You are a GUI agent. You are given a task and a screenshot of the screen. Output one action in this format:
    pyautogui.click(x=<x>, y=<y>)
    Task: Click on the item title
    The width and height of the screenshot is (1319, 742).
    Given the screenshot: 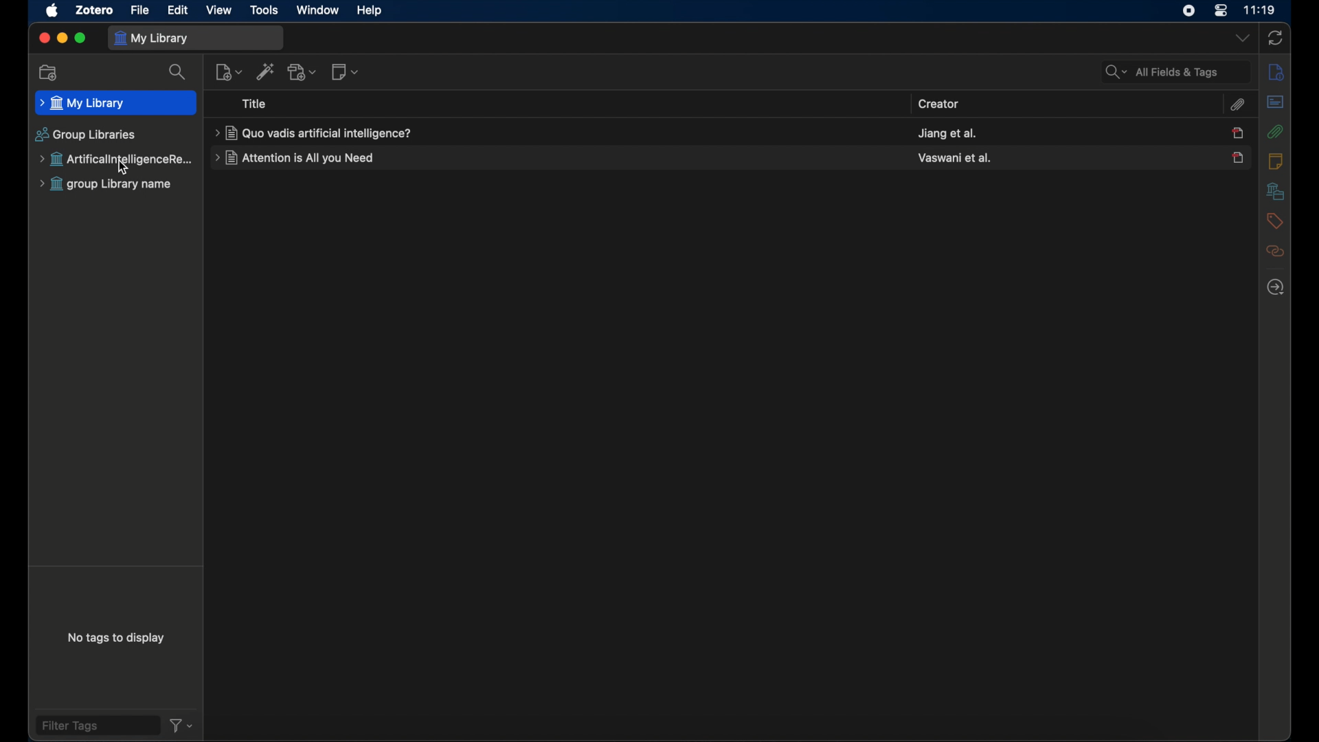 What is the action you would take?
    pyautogui.click(x=298, y=158)
    